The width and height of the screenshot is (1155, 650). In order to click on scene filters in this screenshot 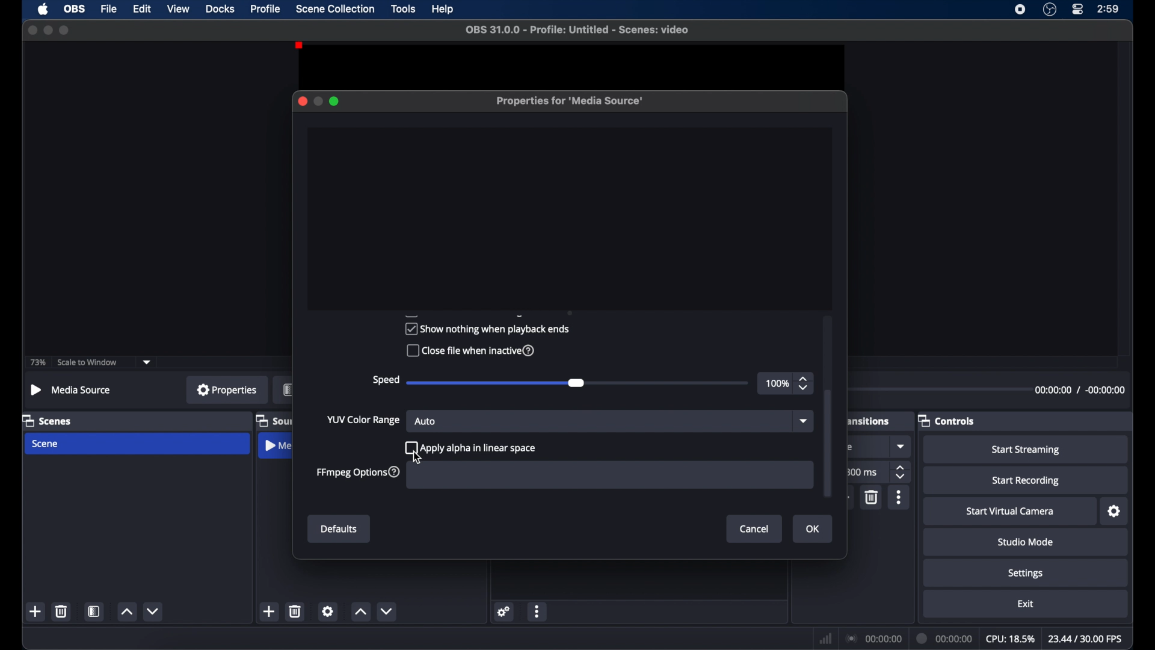, I will do `click(94, 611)`.